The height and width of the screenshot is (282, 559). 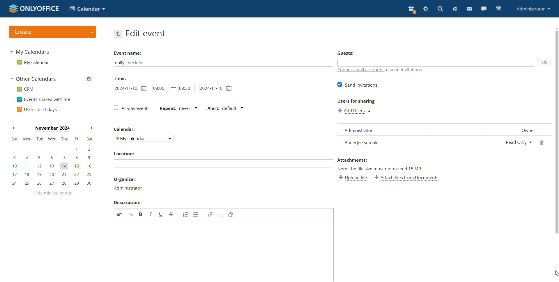 What do you see at coordinates (25, 89) in the screenshot?
I see `crm` at bounding box center [25, 89].